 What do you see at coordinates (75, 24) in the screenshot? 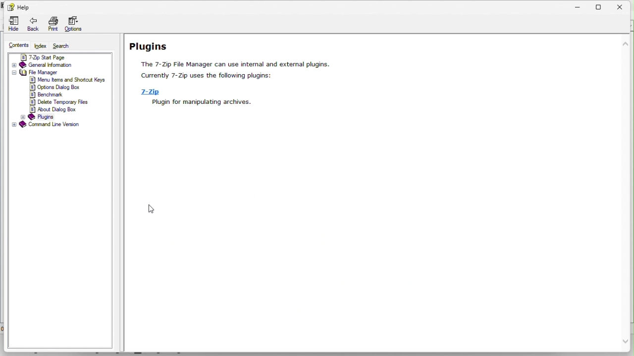
I see `Options` at bounding box center [75, 24].